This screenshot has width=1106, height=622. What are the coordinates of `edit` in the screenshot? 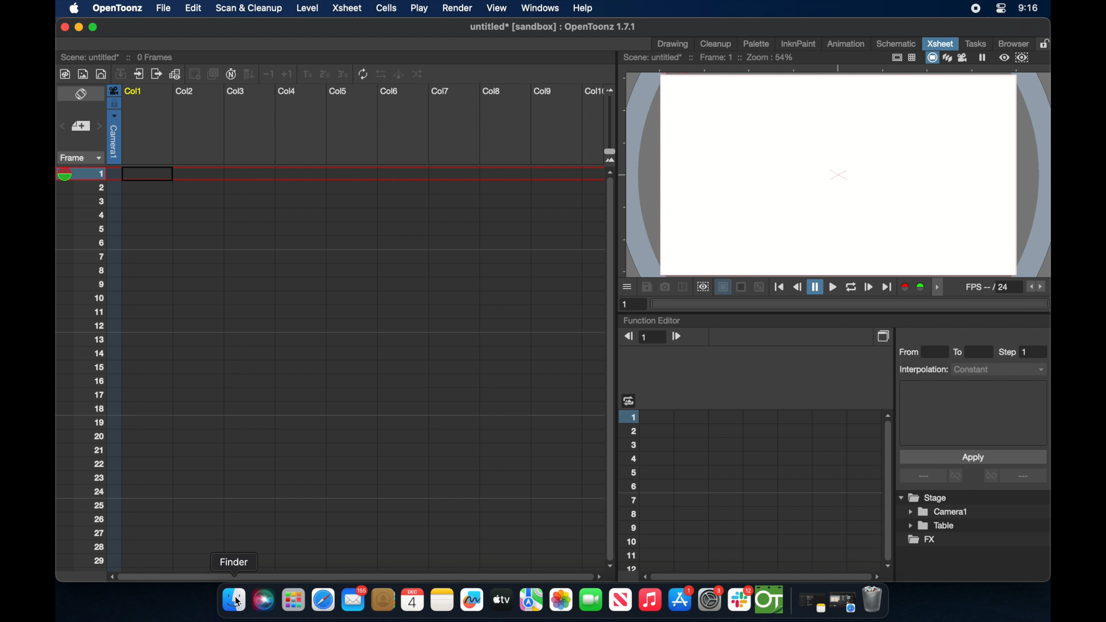 It's located at (191, 8).